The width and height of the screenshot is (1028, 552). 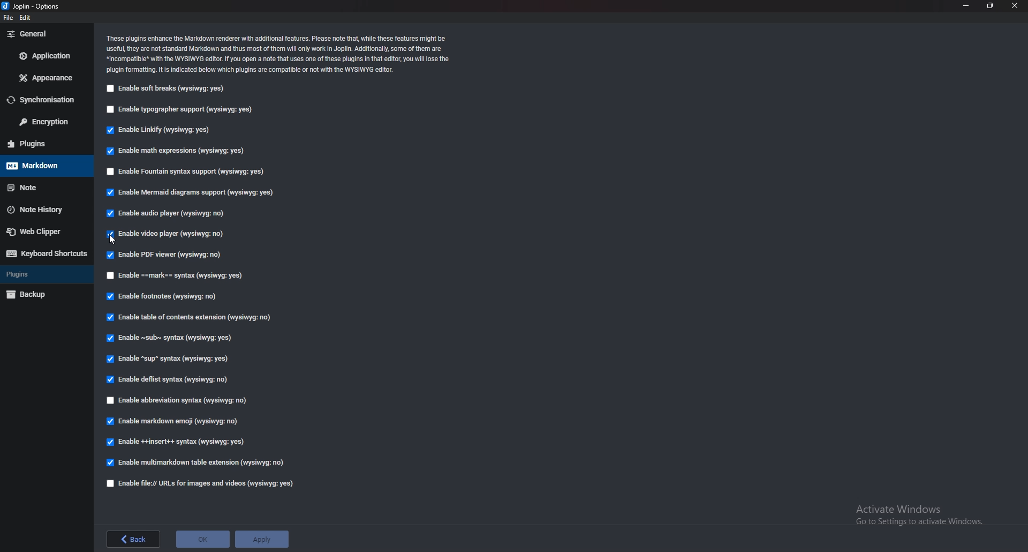 What do you see at coordinates (10, 16) in the screenshot?
I see `file` at bounding box center [10, 16].